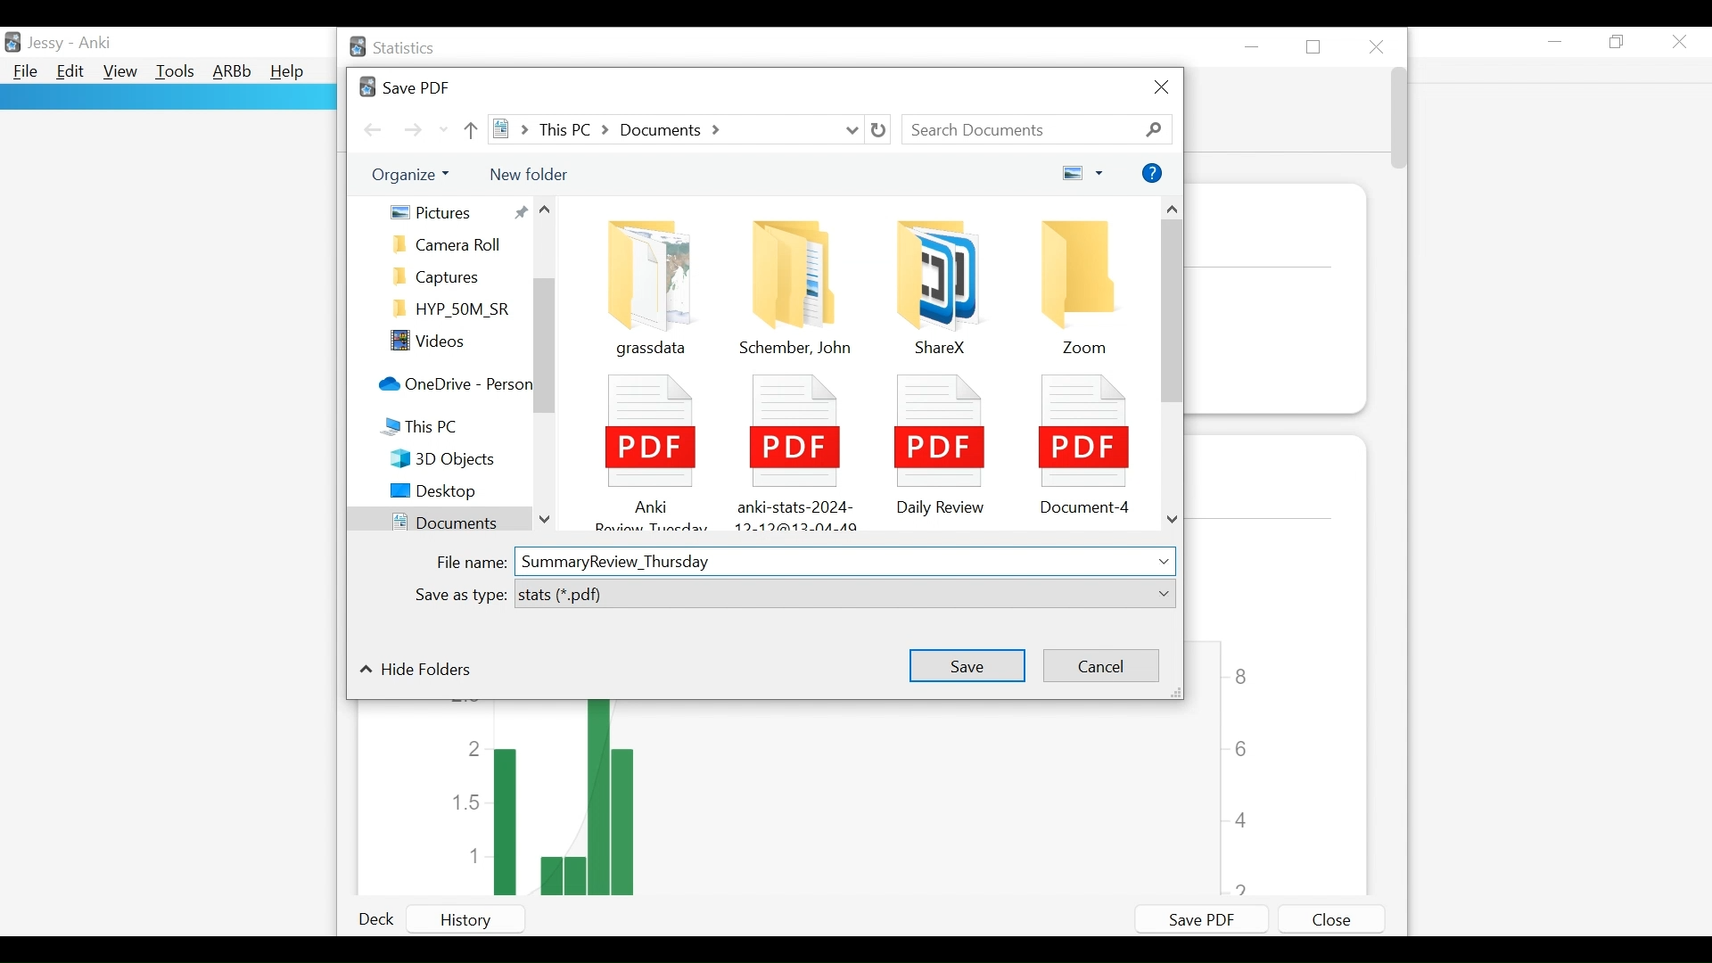 Image resolution: width=1712 pixels, height=963 pixels. Describe the element at coordinates (45, 46) in the screenshot. I see `User Nmae` at that location.